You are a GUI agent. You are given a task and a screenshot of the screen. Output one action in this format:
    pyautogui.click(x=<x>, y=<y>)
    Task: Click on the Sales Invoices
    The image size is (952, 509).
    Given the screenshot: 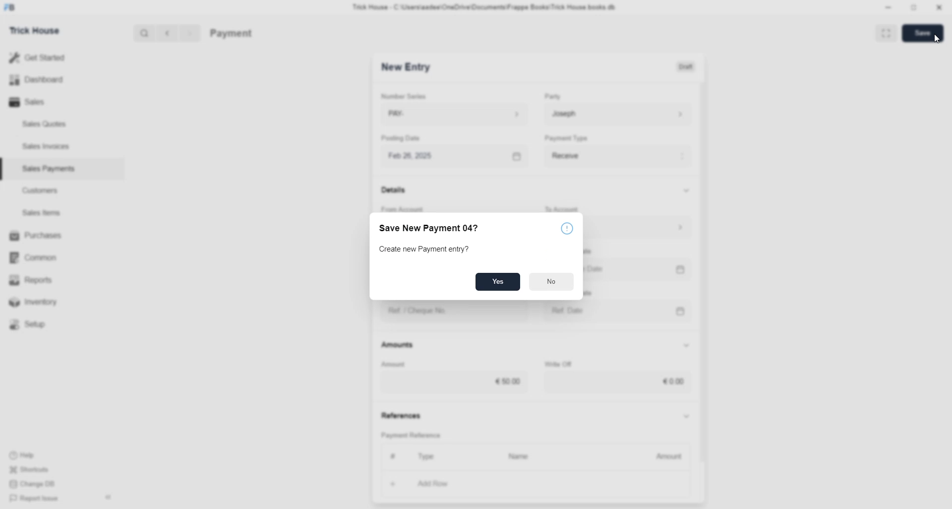 What is the action you would take?
    pyautogui.click(x=49, y=146)
    